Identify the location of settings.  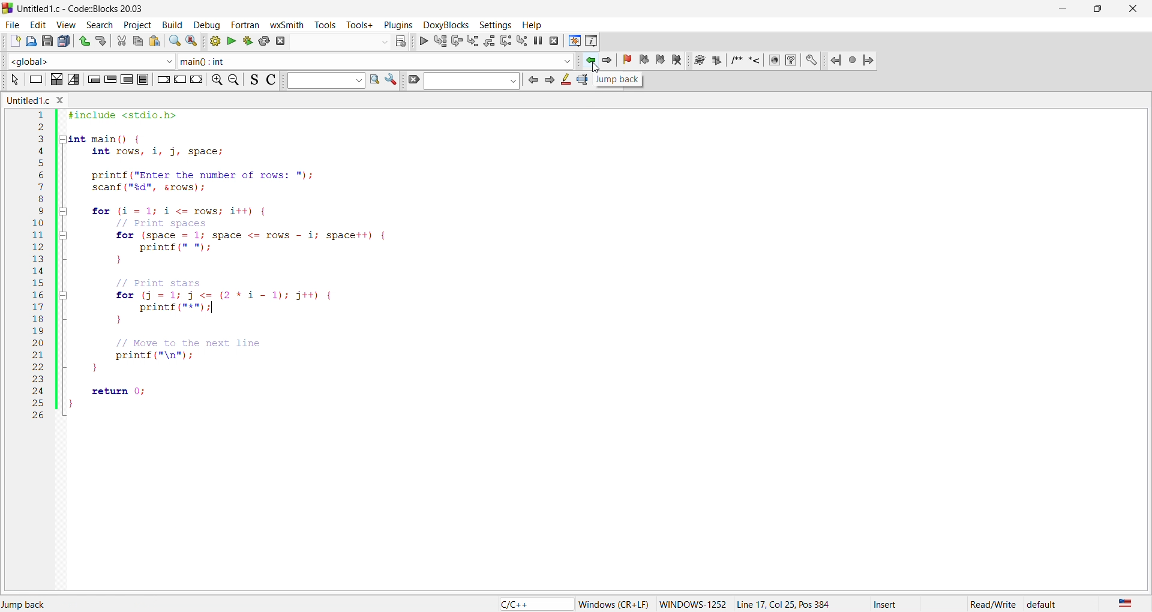
(493, 23).